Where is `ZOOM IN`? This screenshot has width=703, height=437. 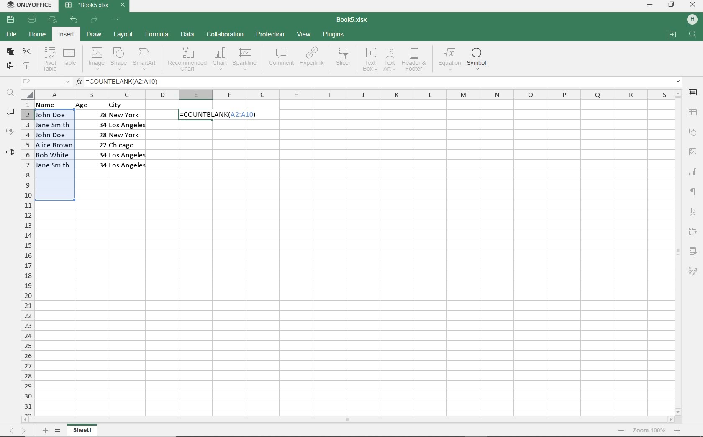
ZOOM IN is located at coordinates (678, 430).